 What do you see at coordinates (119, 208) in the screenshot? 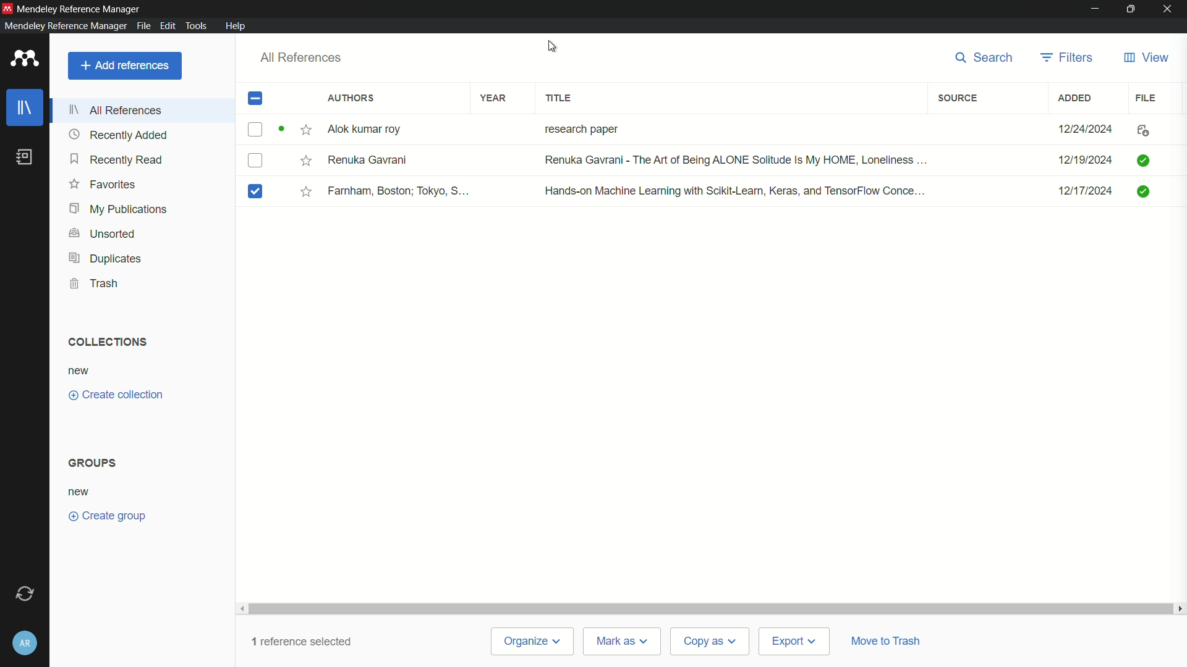
I see `my publications` at bounding box center [119, 208].